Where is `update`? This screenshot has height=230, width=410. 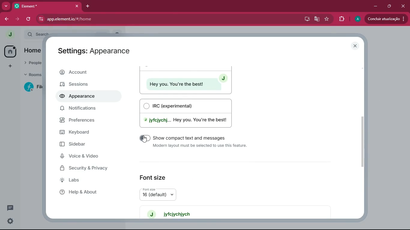
update is located at coordinates (386, 19).